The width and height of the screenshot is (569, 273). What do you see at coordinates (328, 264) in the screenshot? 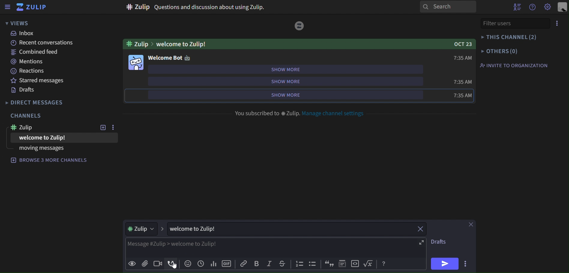
I see `icon` at bounding box center [328, 264].